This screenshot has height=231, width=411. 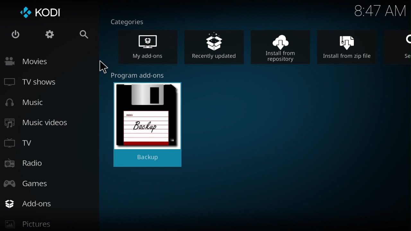 I want to click on add-ons, so click(x=52, y=204).